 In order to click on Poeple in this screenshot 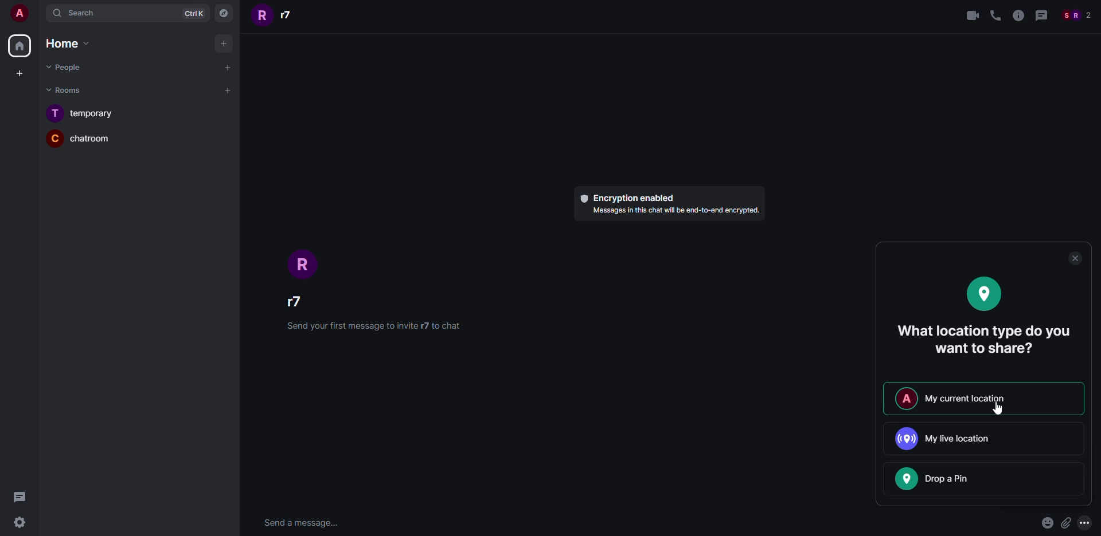, I will do `click(63, 66)`.